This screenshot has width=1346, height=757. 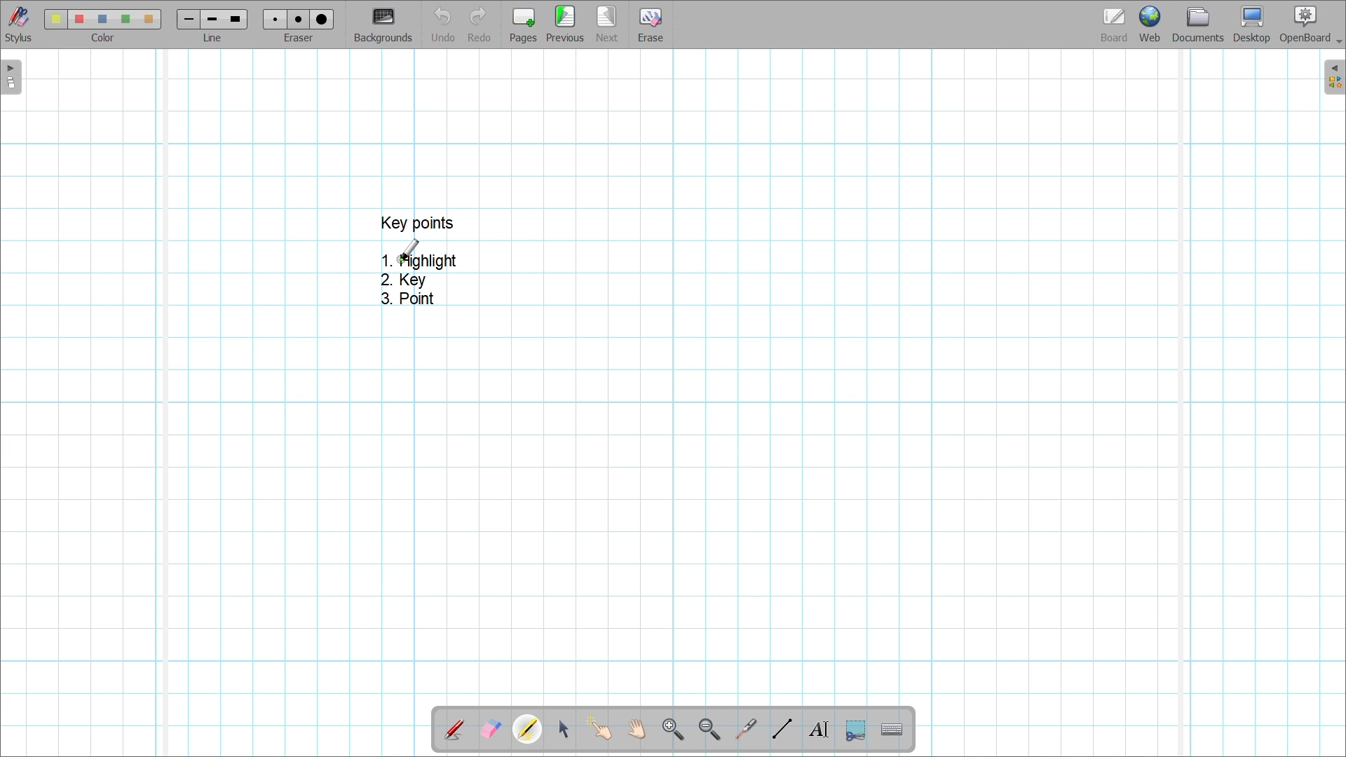 What do you see at coordinates (405, 280) in the screenshot?
I see `2. Key` at bounding box center [405, 280].